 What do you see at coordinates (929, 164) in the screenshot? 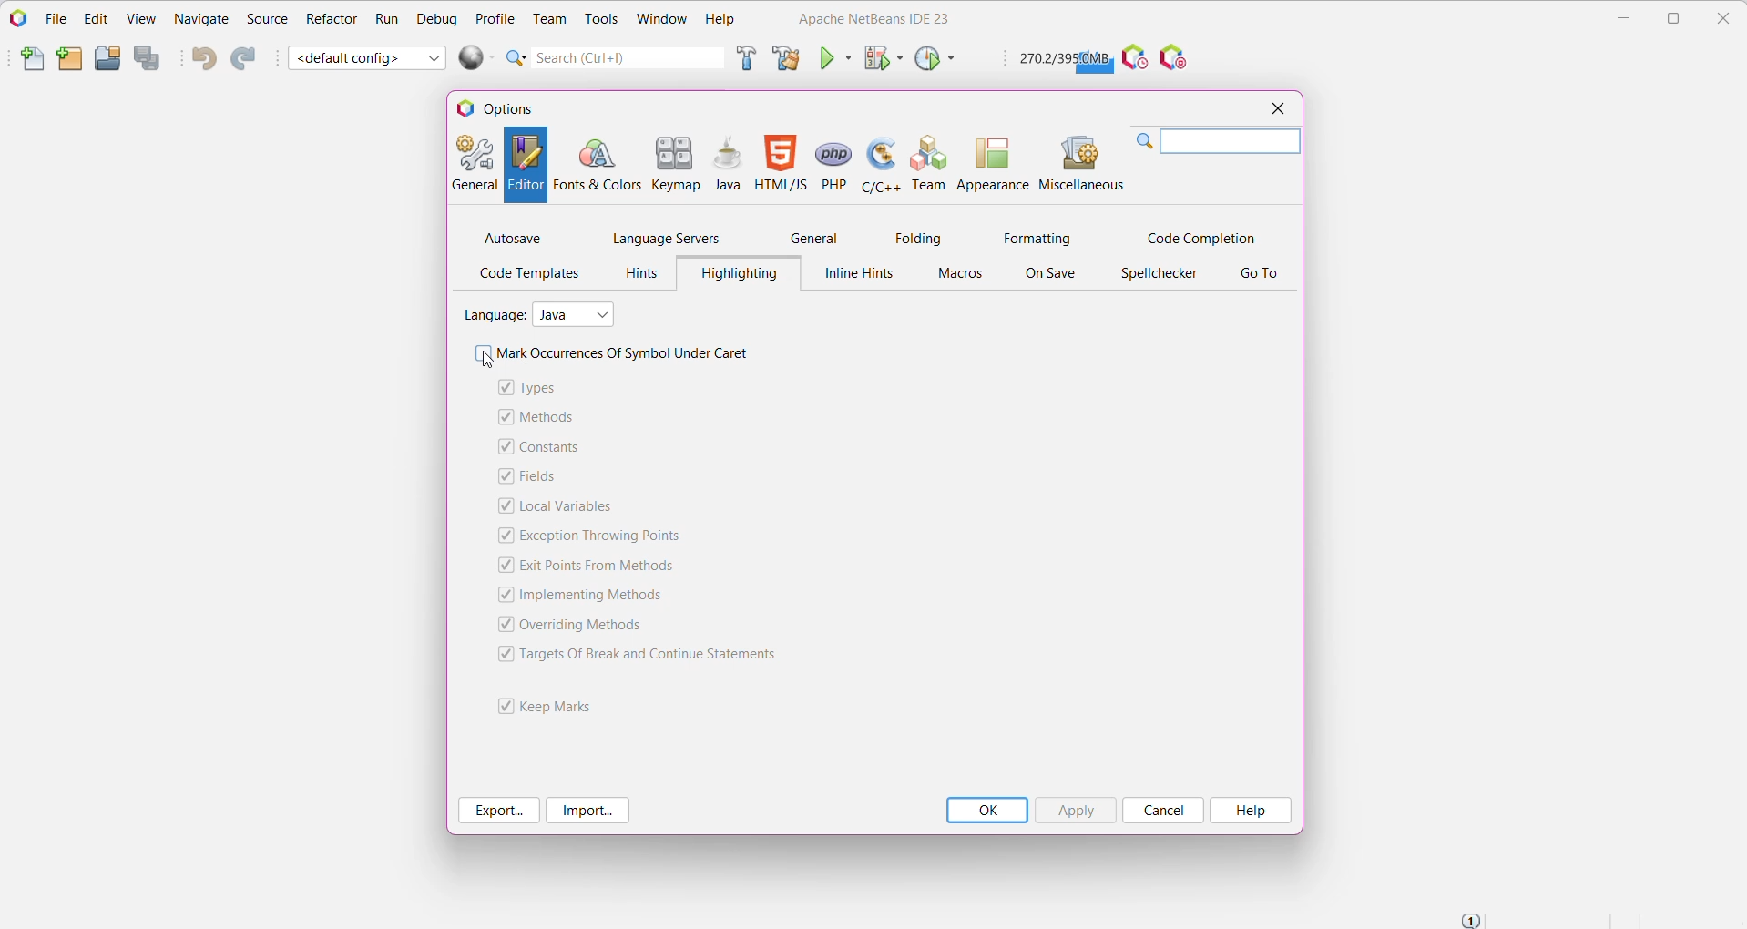
I see `Team` at bounding box center [929, 164].